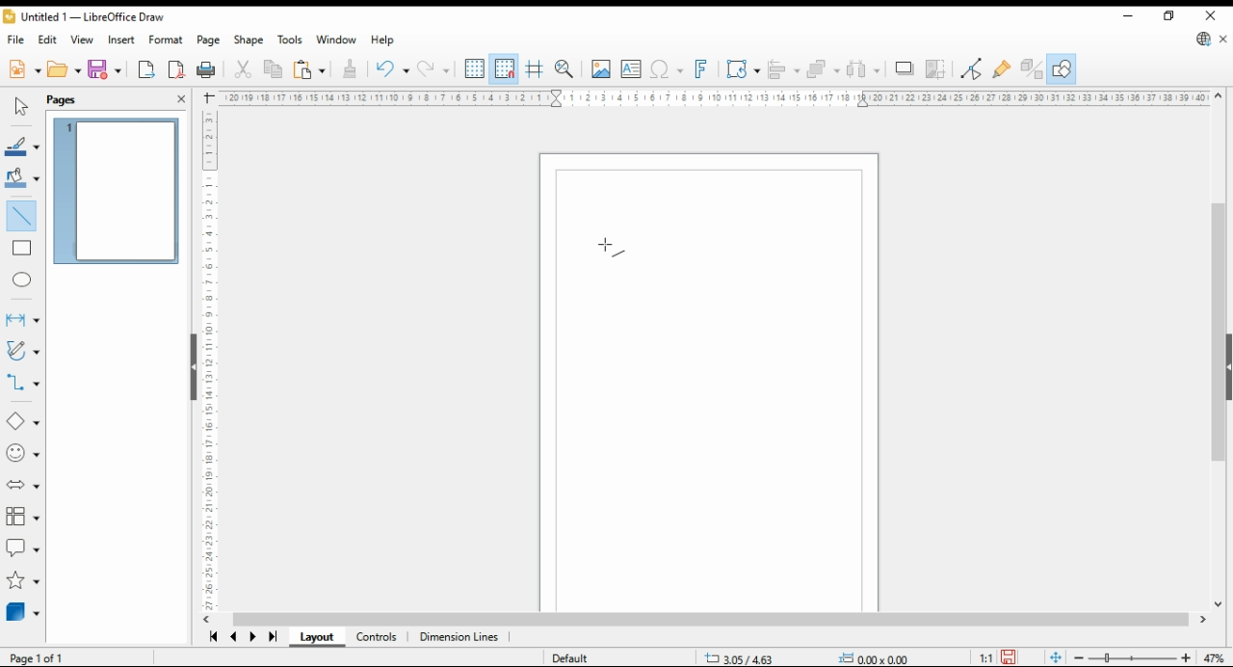  I want to click on zoom slider, so click(1133, 657).